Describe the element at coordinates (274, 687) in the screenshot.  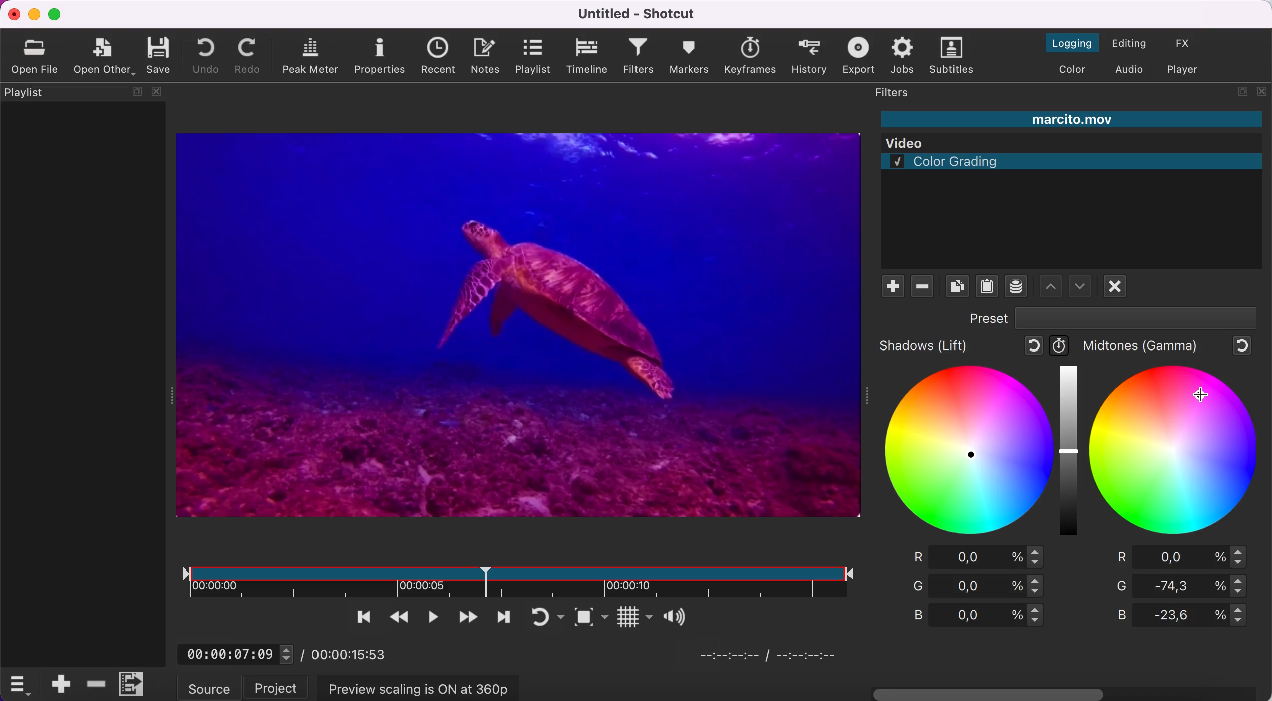
I see `project` at that location.